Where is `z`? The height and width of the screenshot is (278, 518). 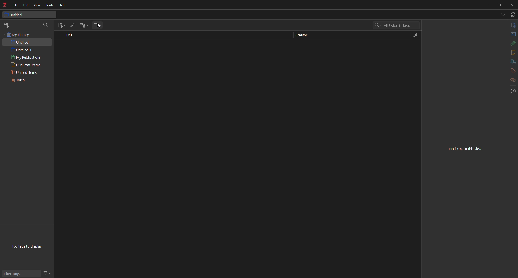 z is located at coordinates (5, 5).